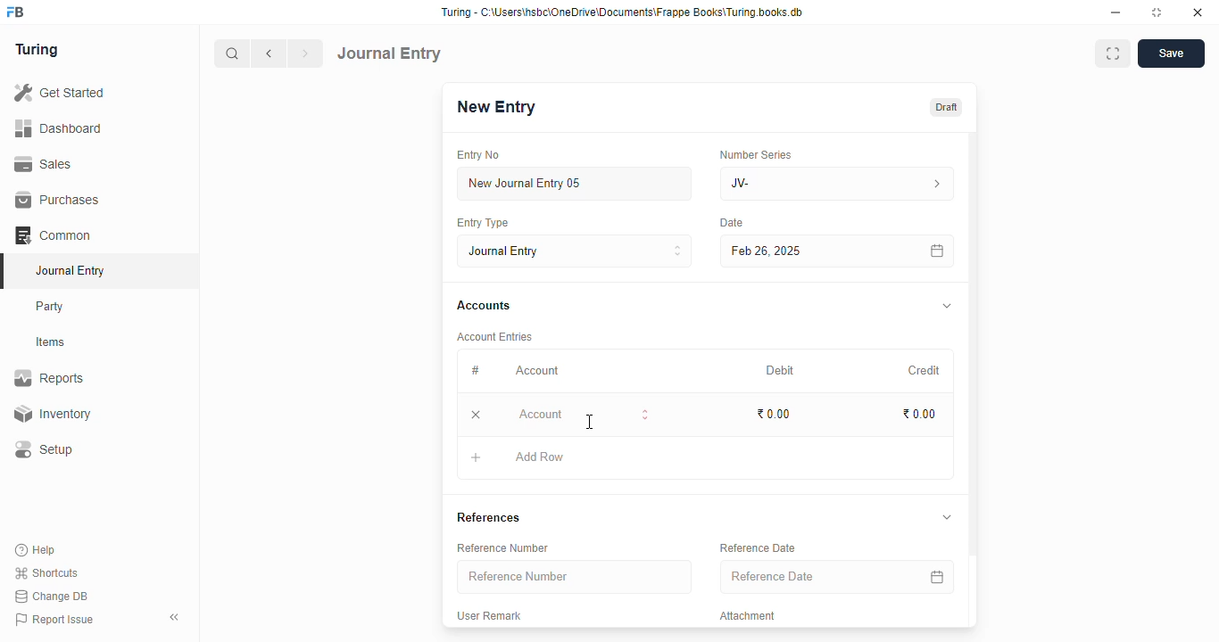 This screenshot has height=642, width=1219. What do you see at coordinates (479, 155) in the screenshot?
I see `entry no` at bounding box center [479, 155].